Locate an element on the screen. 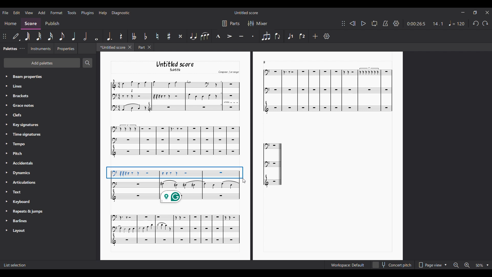 This screenshot has height=277, width=492. Settings is located at coordinates (327, 36).